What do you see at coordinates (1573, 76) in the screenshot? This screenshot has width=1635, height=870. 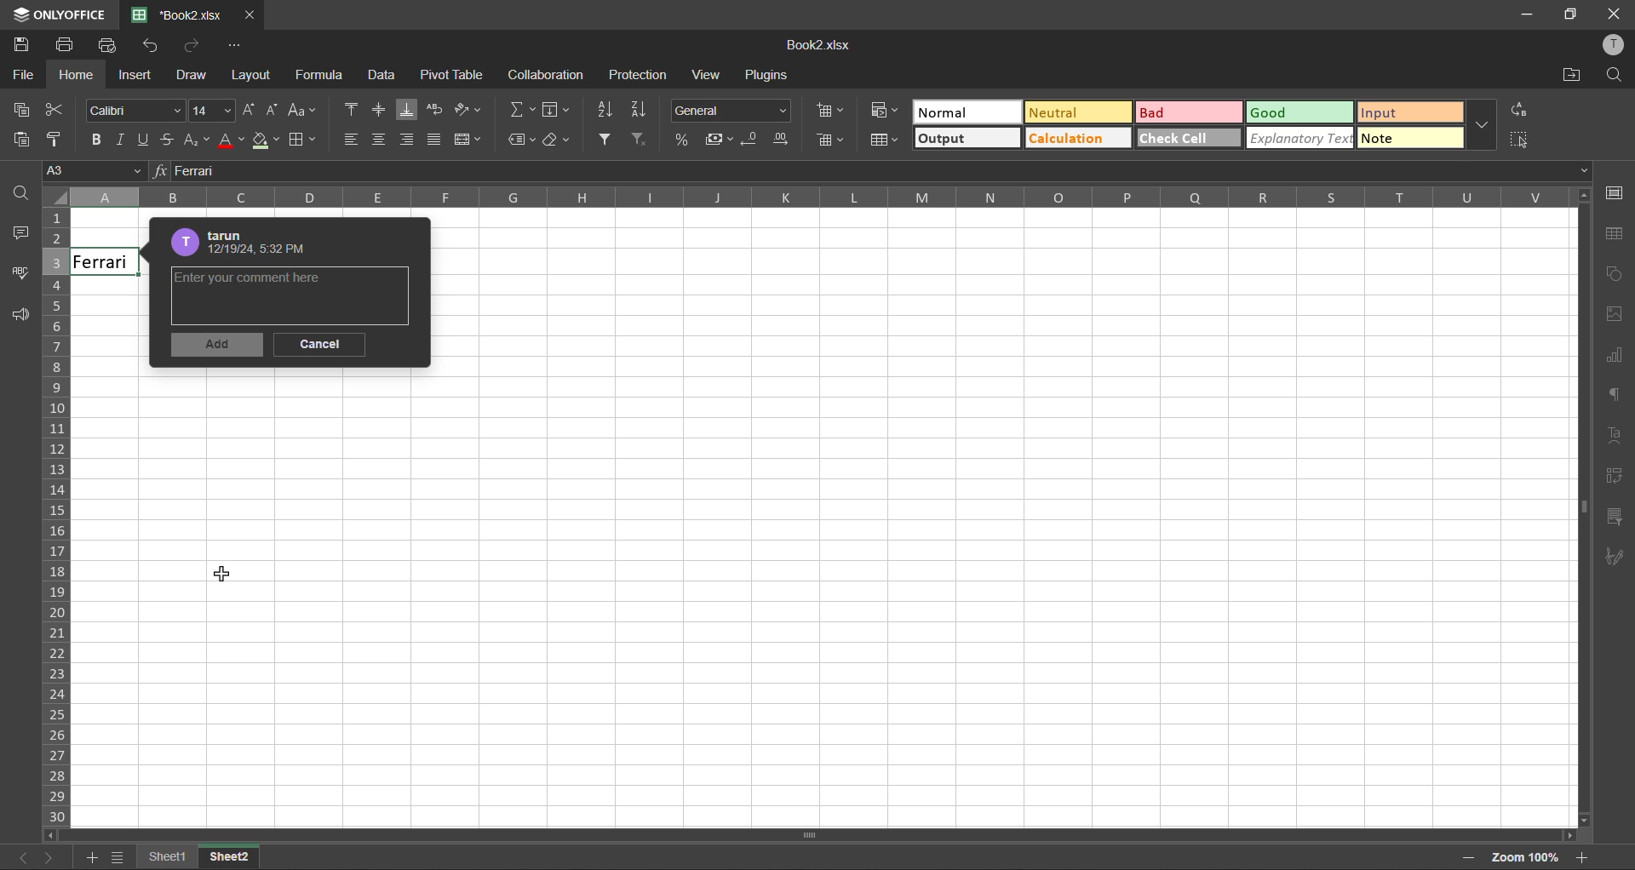 I see `open location` at bounding box center [1573, 76].